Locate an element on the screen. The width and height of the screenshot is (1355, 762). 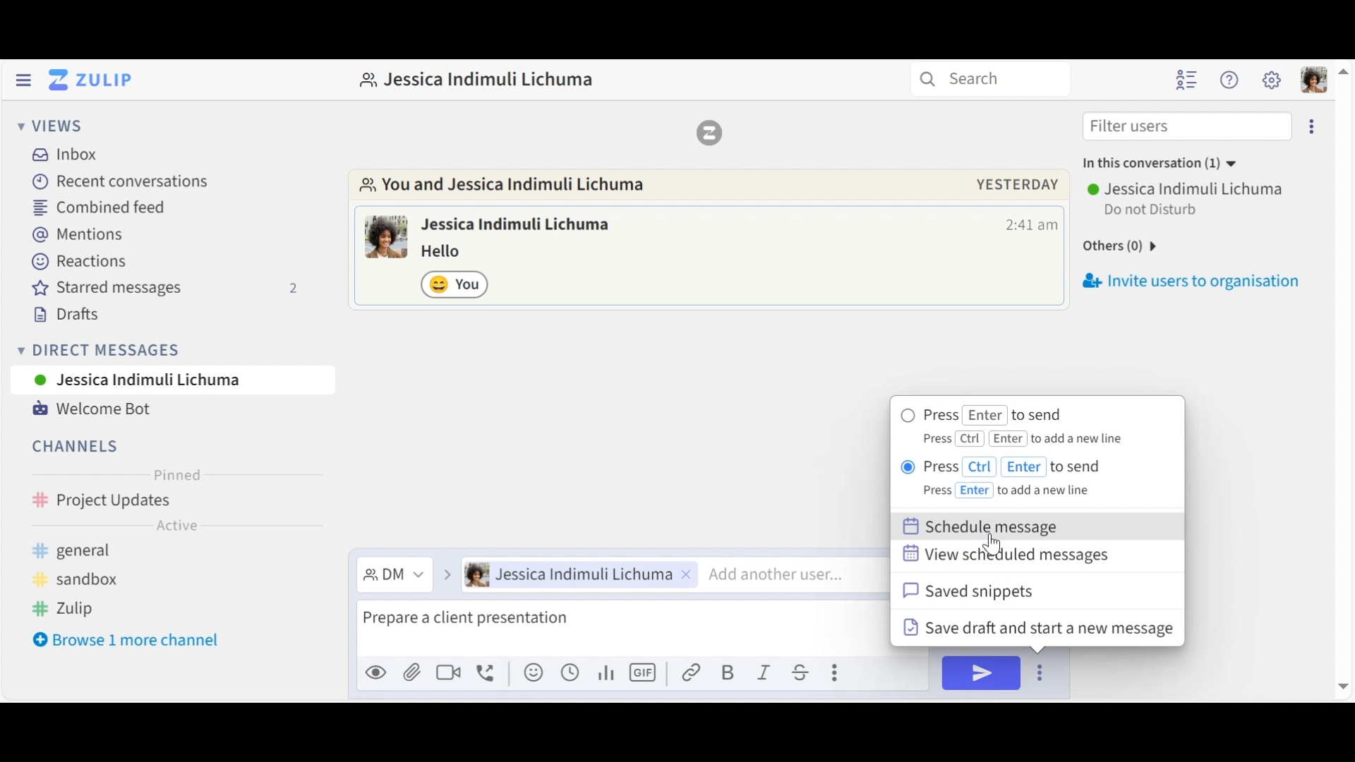
Help menu is located at coordinates (1231, 80).